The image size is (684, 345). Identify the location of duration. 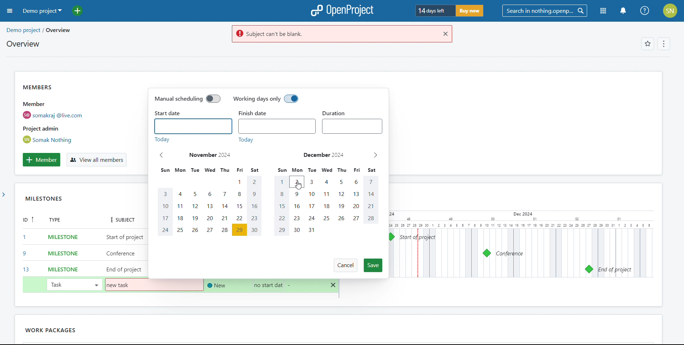
(337, 111).